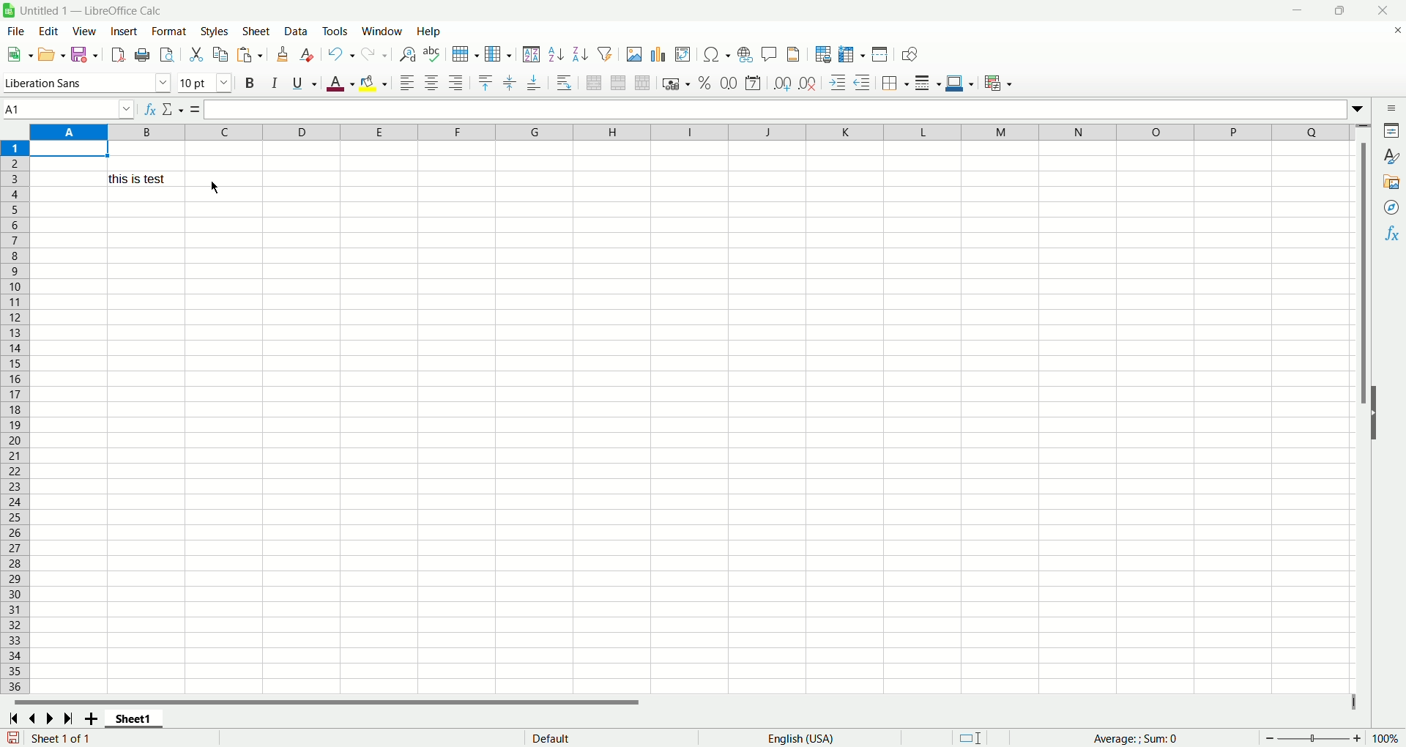  What do you see at coordinates (378, 52) in the screenshot?
I see `redo` at bounding box center [378, 52].